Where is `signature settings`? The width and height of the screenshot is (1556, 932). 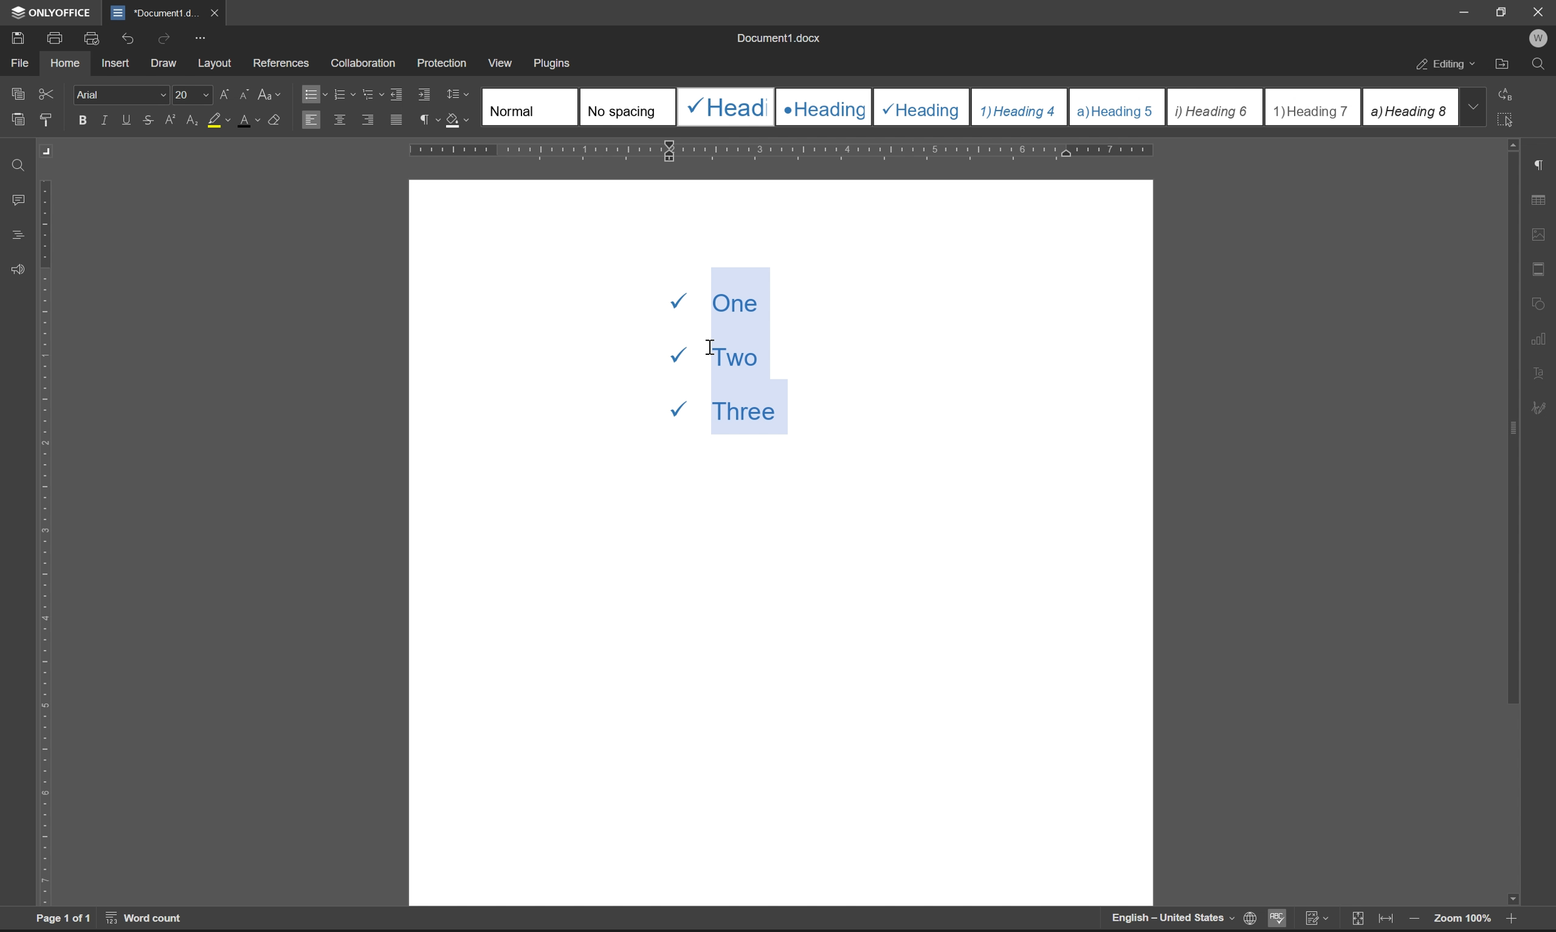 signature settings is located at coordinates (1543, 408).